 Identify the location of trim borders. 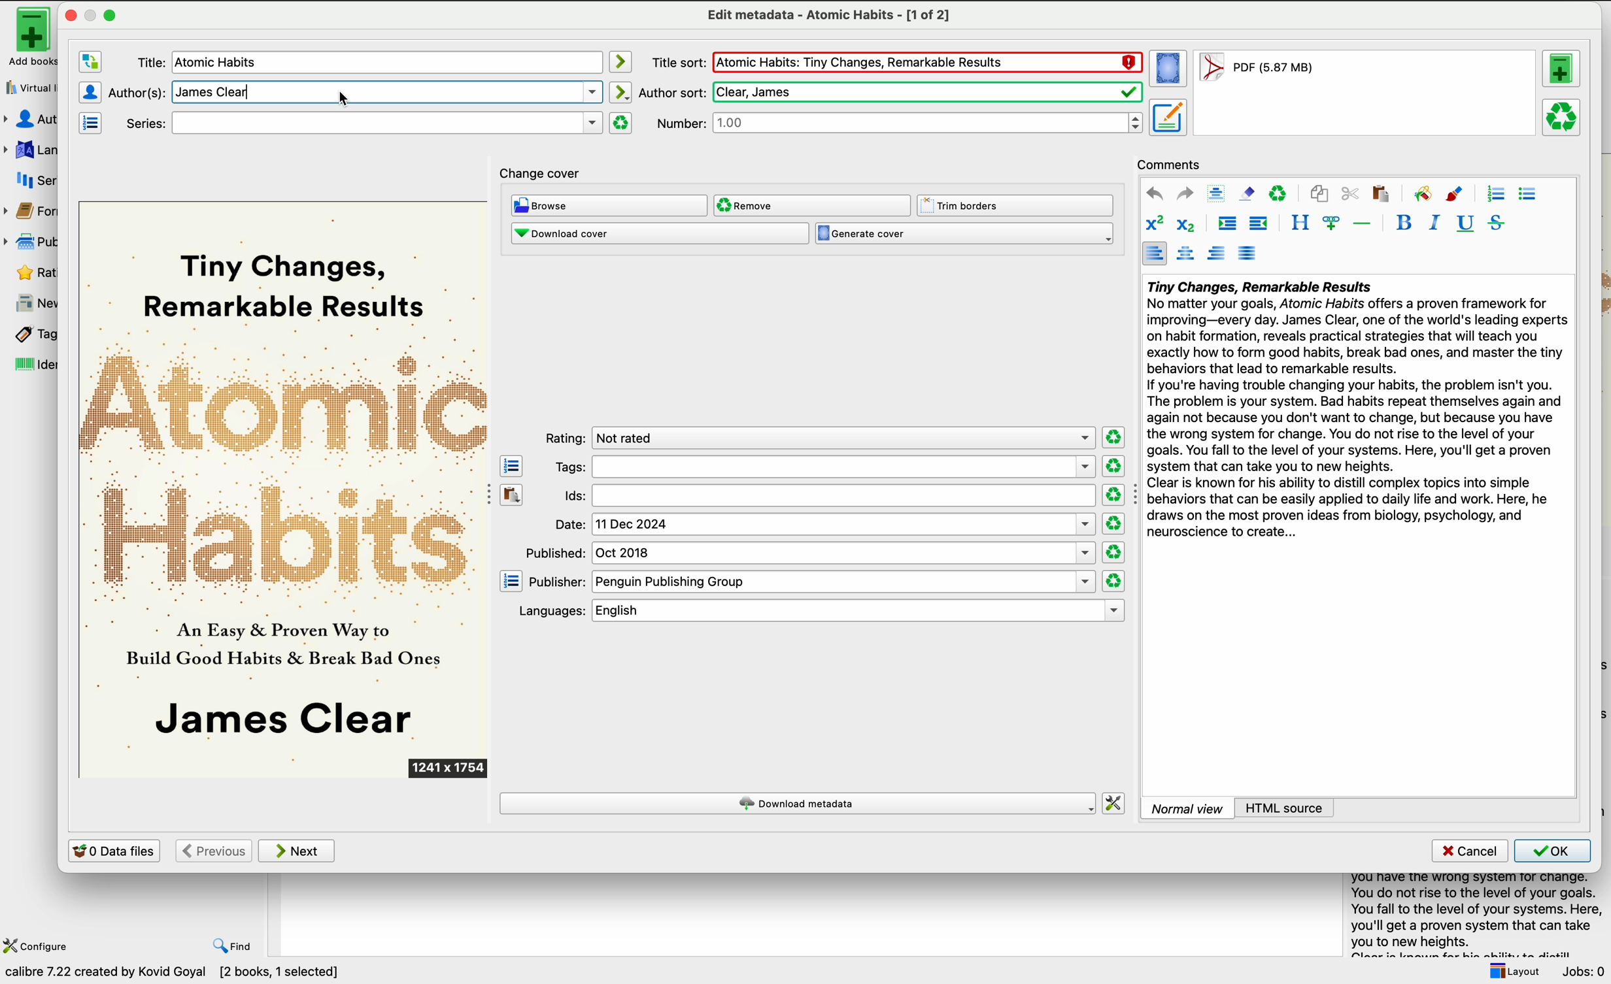
(1017, 205).